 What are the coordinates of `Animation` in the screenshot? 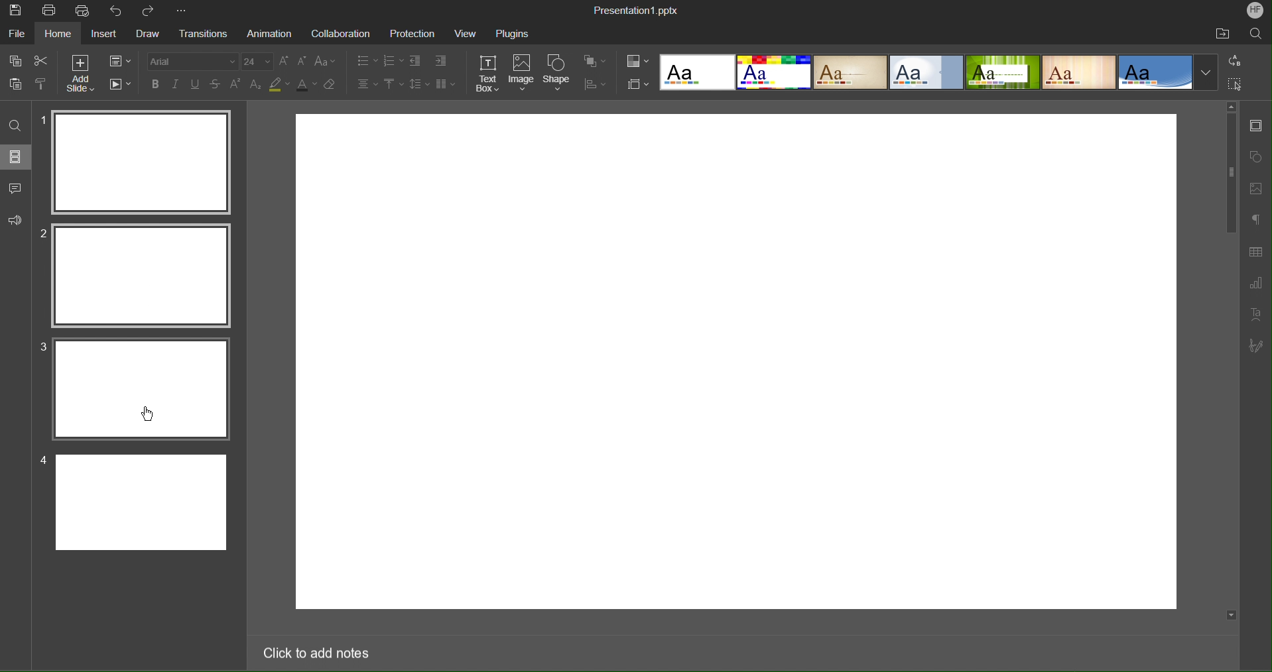 It's located at (269, 34).